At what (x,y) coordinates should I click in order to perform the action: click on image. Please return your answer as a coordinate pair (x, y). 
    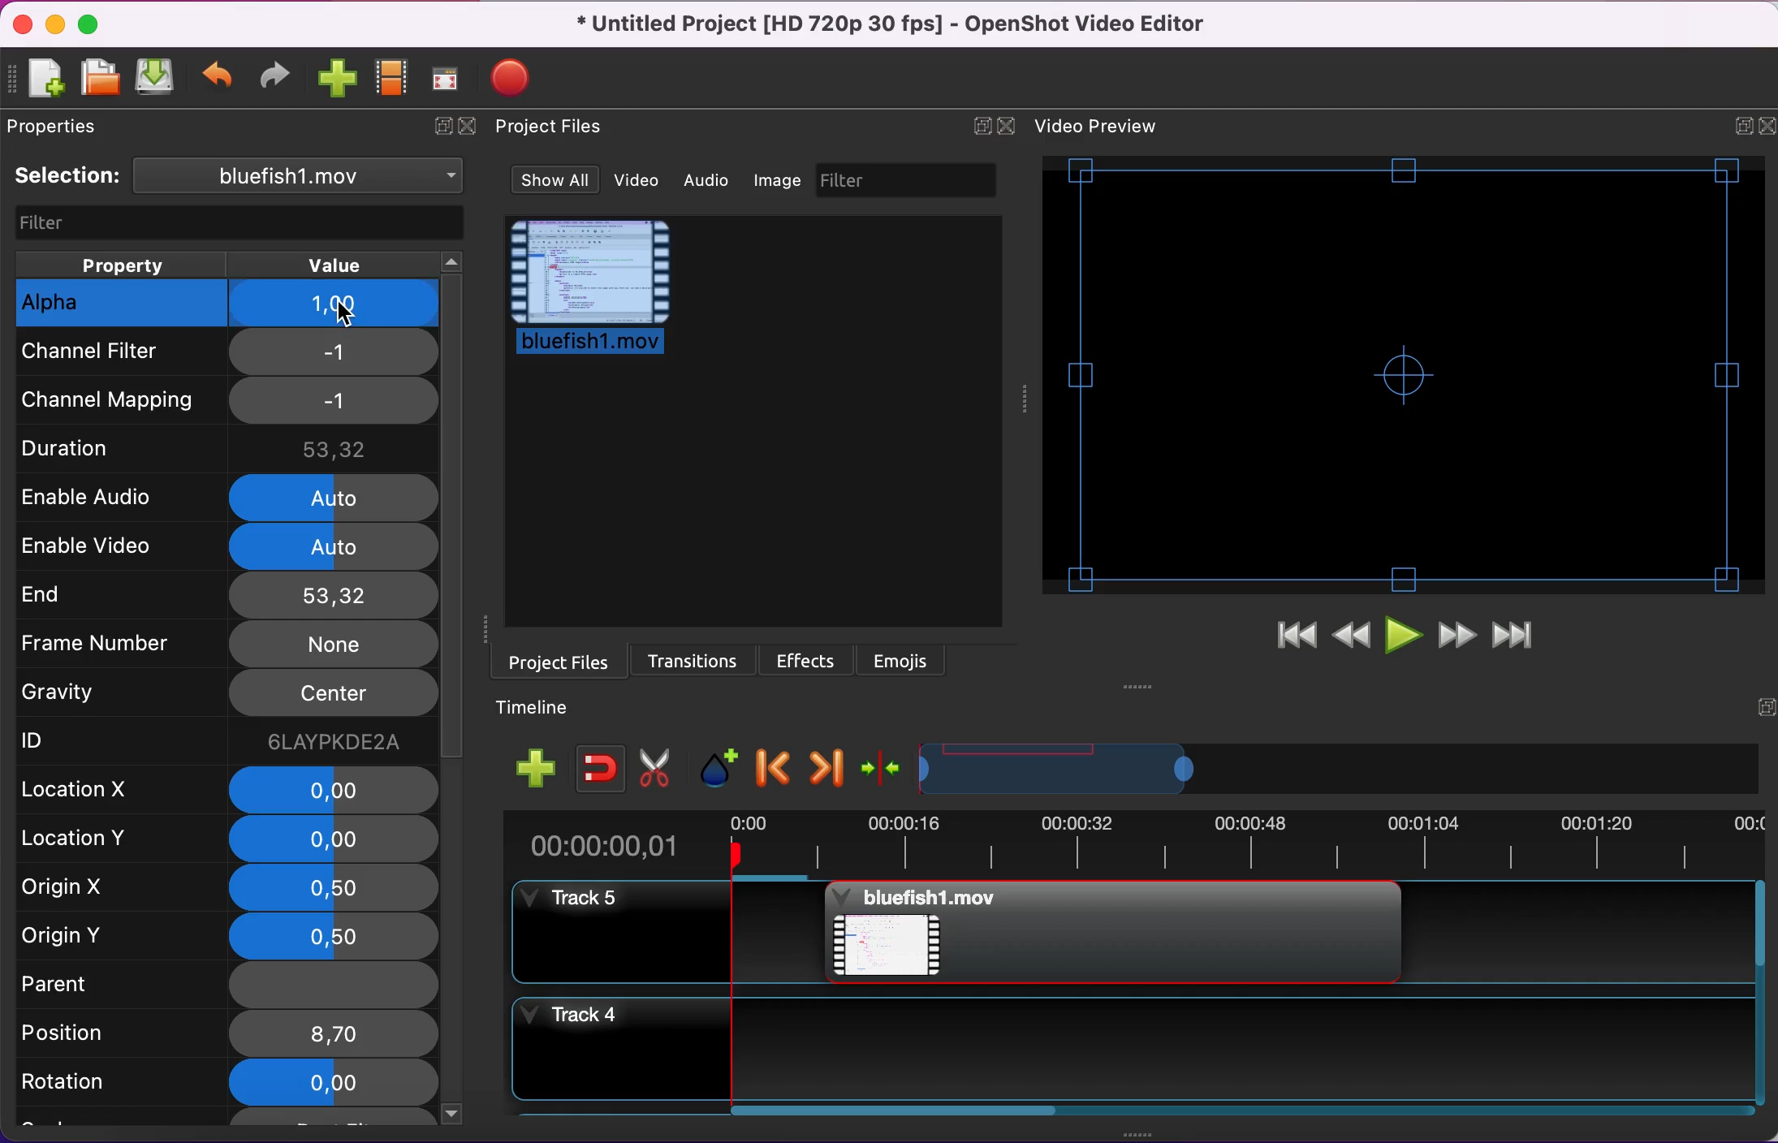
    Looking at the image, I should click on (780, 181).